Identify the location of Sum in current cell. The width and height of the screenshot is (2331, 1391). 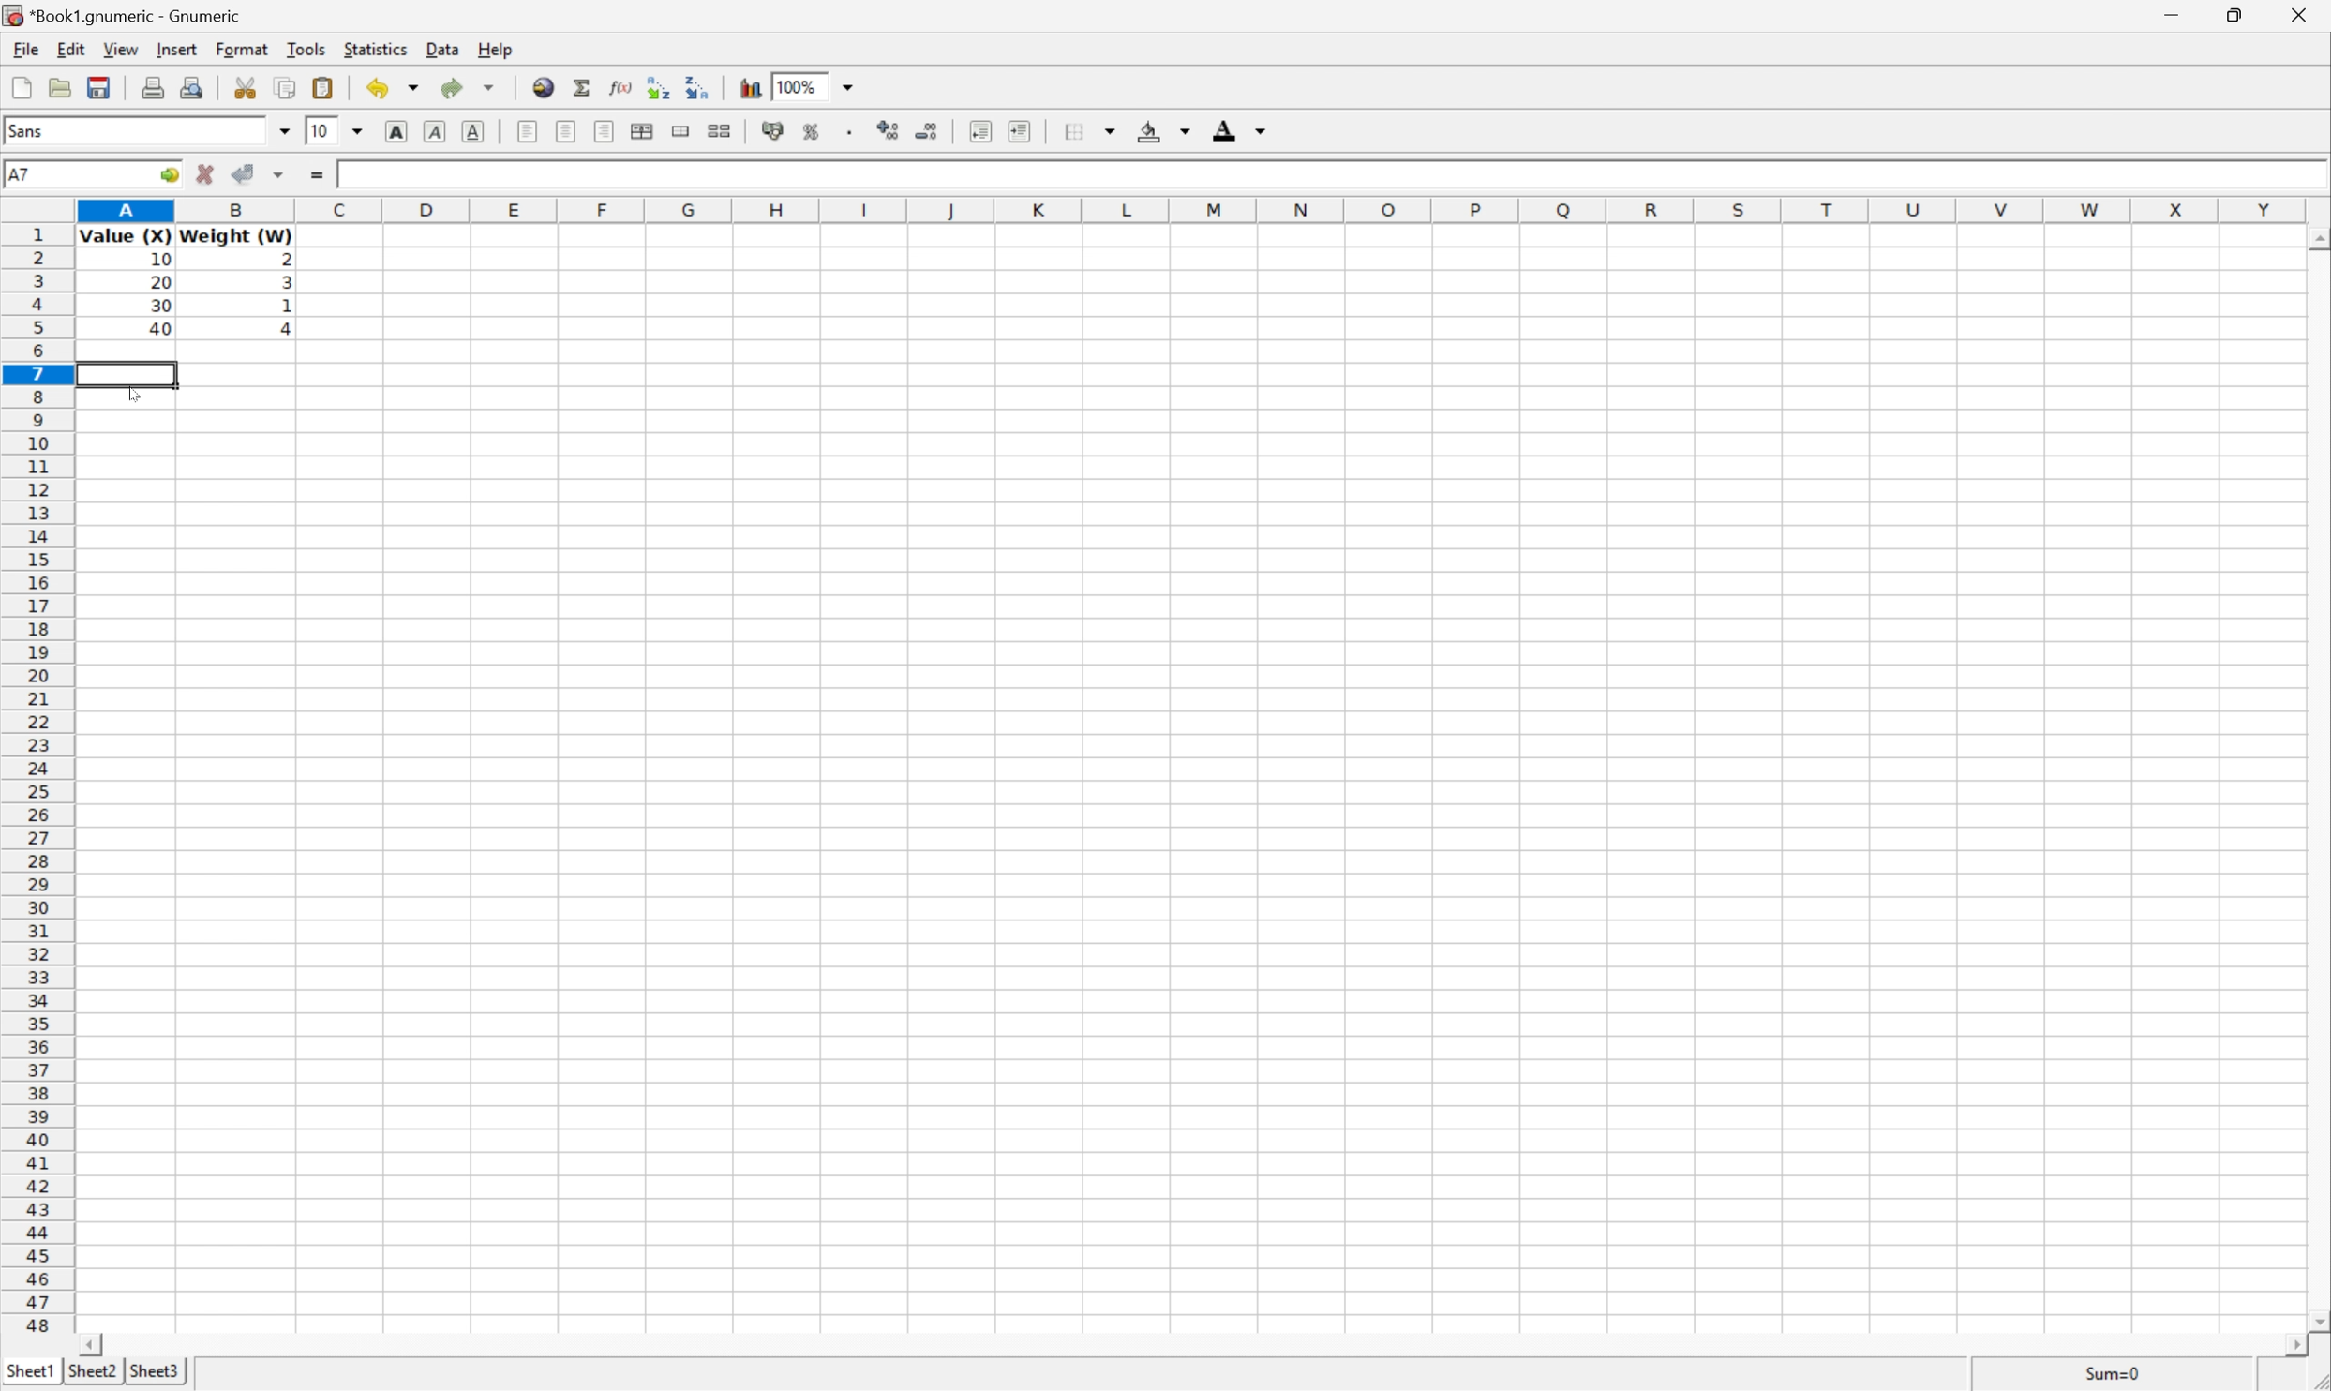
(581, 86).